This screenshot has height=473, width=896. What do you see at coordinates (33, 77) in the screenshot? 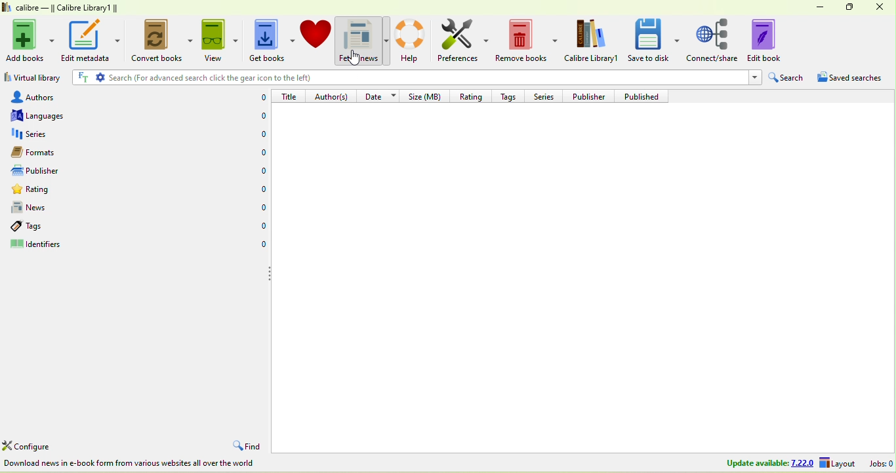
I see `virtual library` at bounding box center [33, 77].